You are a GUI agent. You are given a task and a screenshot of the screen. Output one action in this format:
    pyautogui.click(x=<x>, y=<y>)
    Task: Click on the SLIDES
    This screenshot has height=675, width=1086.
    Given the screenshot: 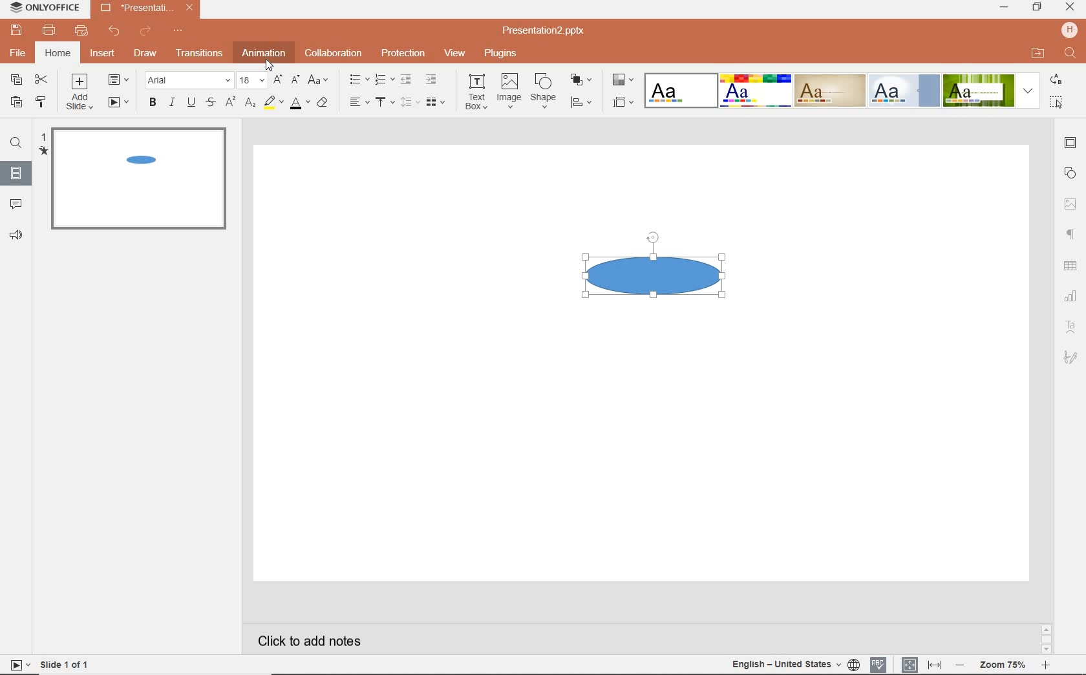 What is the action you would take?
    pyautogui.click(x=16, y=177)
    